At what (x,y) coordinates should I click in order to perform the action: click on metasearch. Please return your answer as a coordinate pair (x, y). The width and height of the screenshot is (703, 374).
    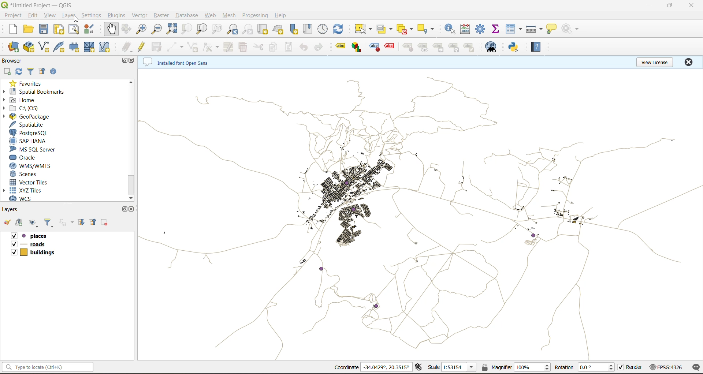
    Looking at the image, I should click on (490, 48).